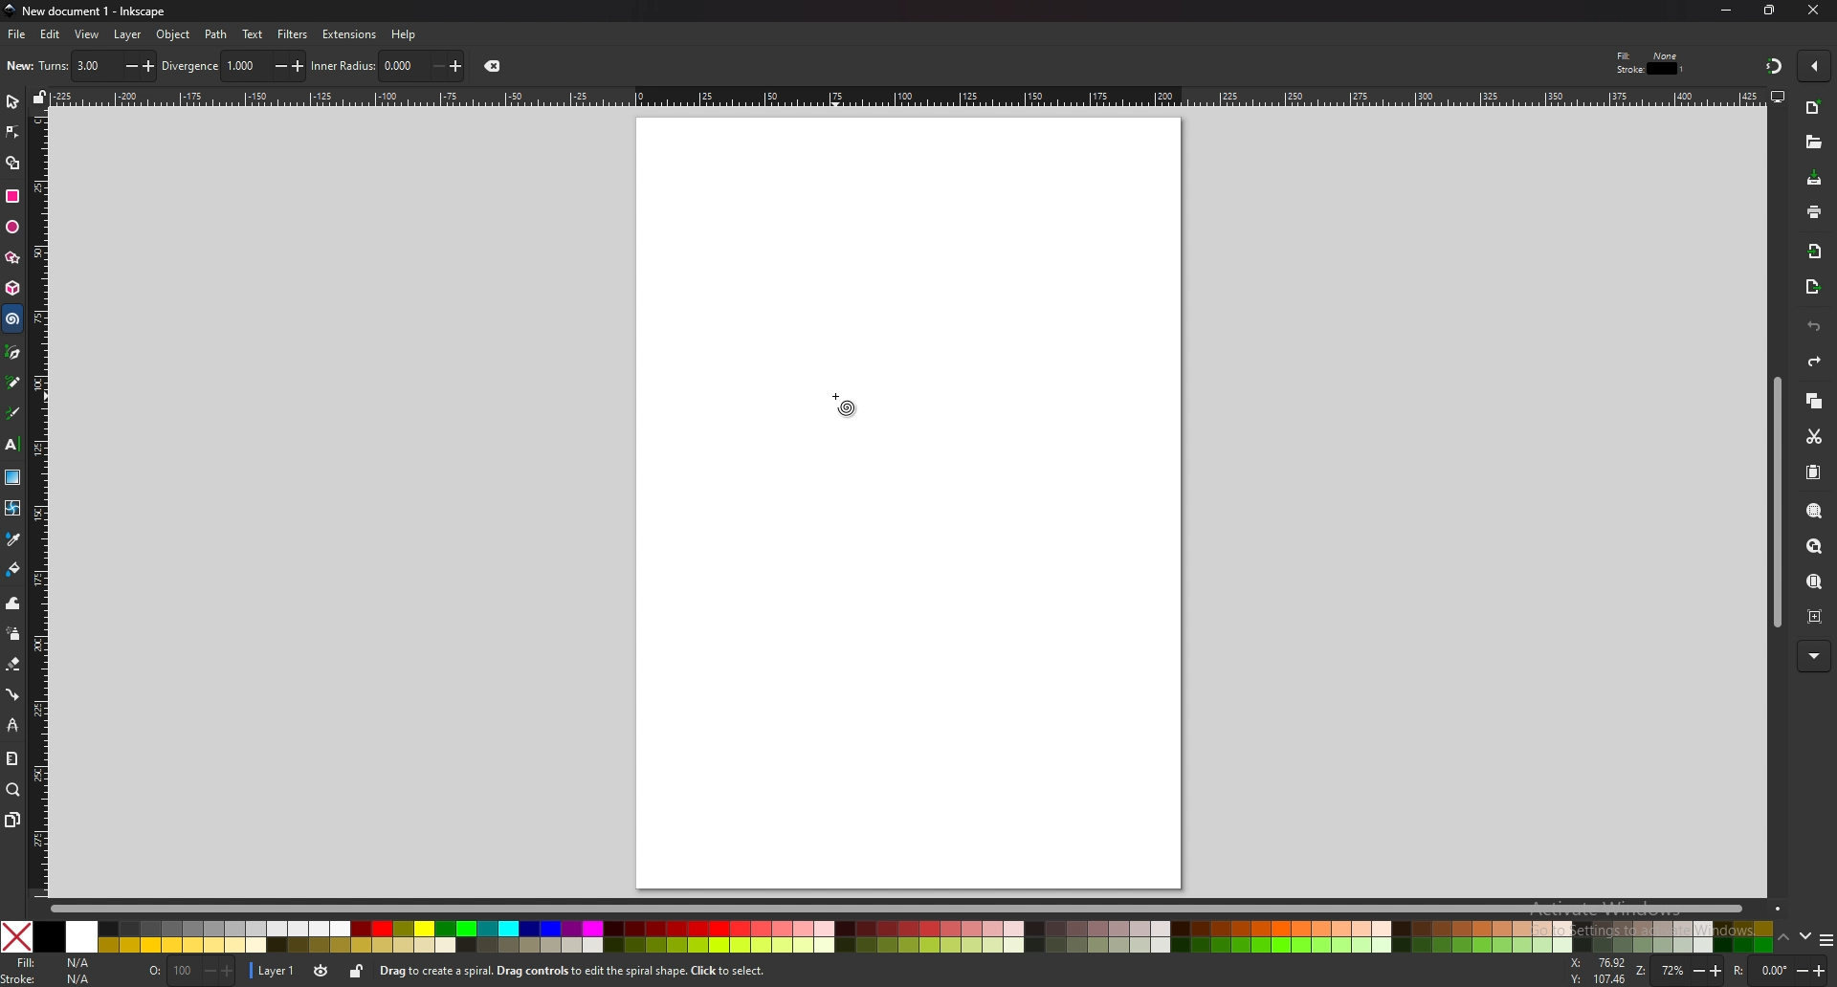 The height and width of the screenshot is (987, 1837). What do you see at coordinates (20, 66) in the screenshot?
I see `new:` at bounding box center [20, 66].